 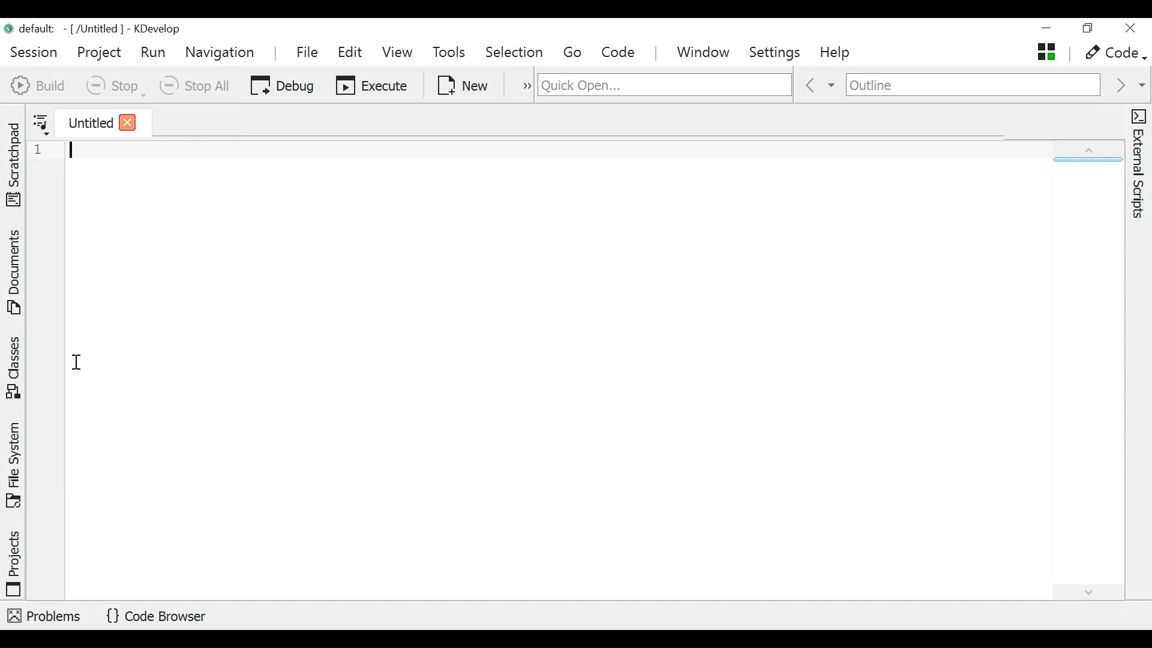 I want to click on code, so click(x=1112, y=55).